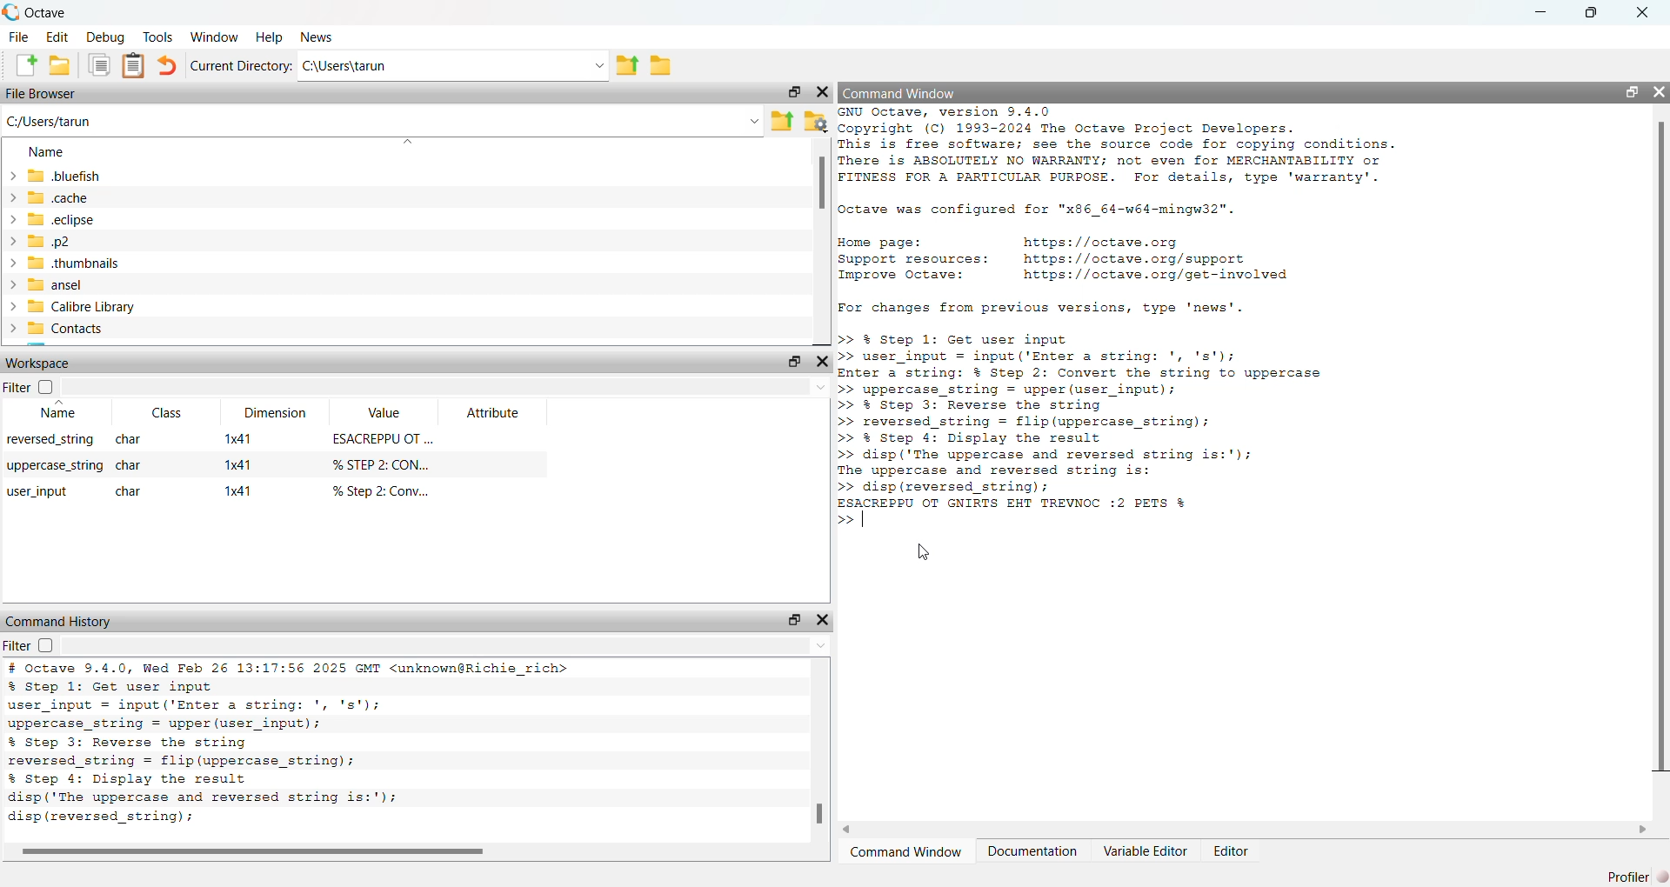 The height and width of the screenshot is (887, 1670). What do you see at coordinates (46, 151) in the screenshot?
I see `name` at bounding box center [46, 151].